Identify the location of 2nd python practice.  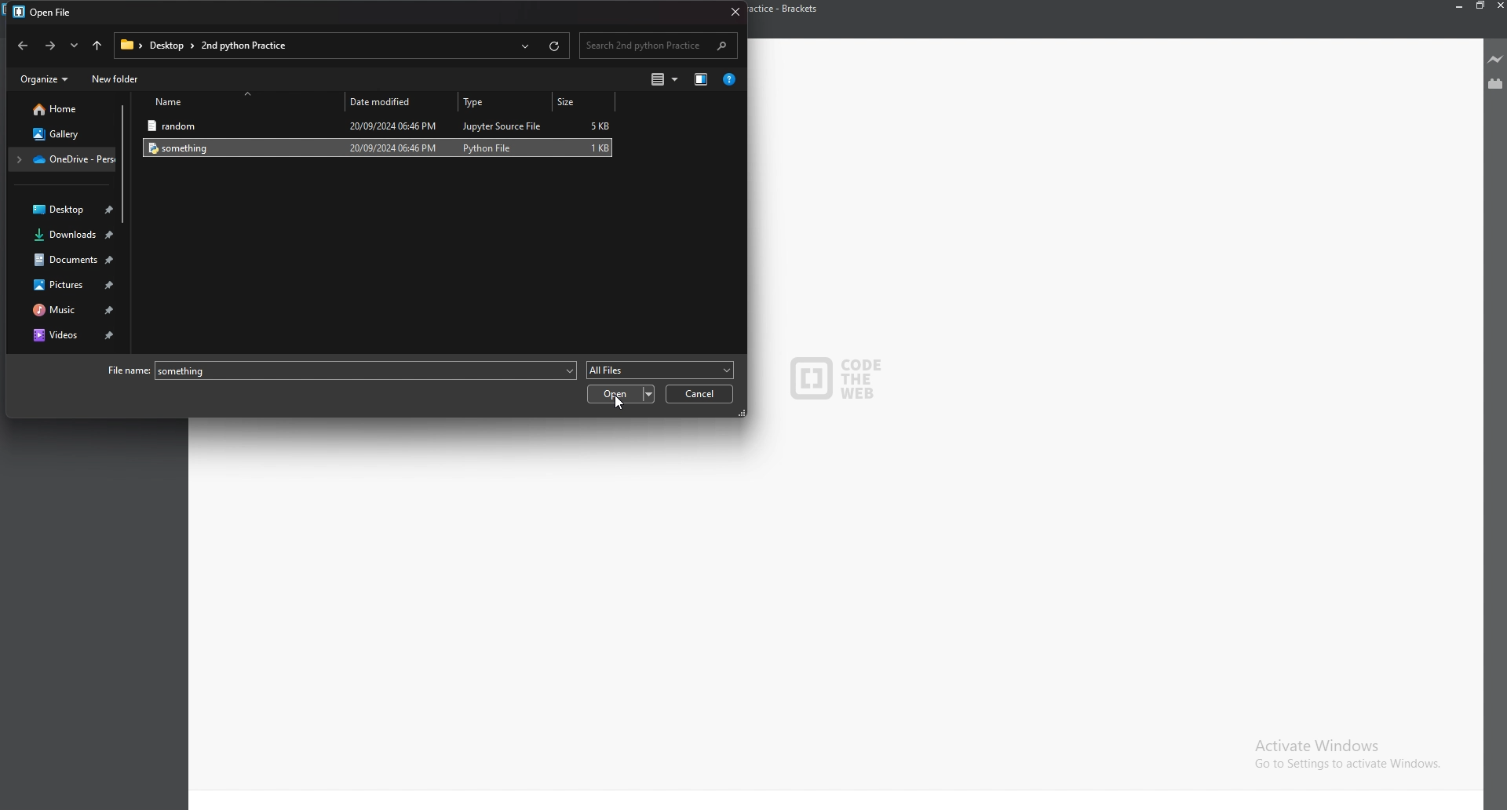
(249, 45).